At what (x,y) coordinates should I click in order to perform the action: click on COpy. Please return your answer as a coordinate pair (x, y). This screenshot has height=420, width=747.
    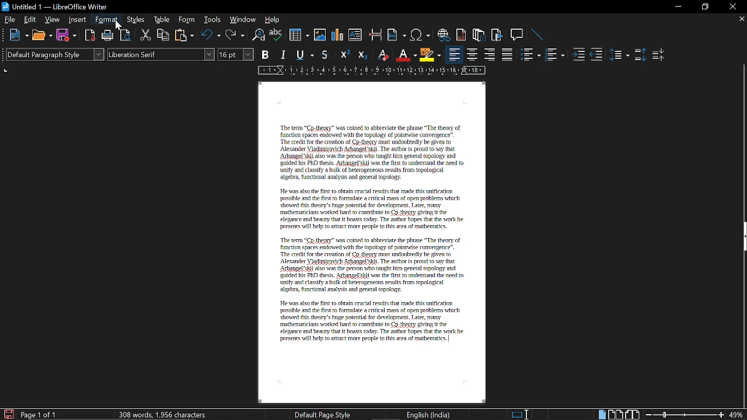
    Looking at the image, I should click on (164, 36).